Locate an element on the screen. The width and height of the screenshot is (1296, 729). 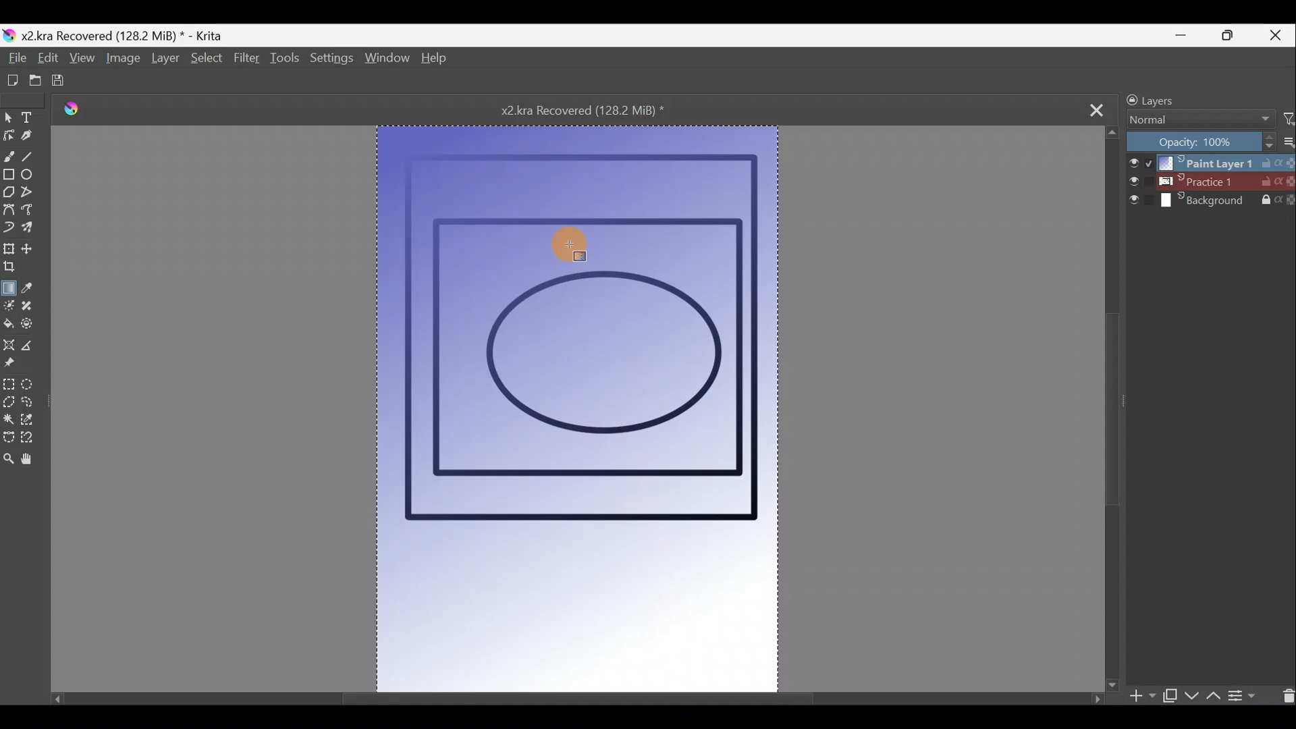
Smart patch tool is located at coordinates (32, 307).